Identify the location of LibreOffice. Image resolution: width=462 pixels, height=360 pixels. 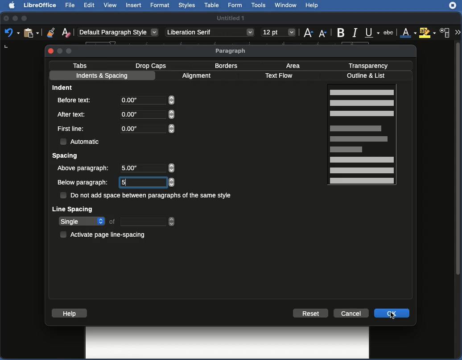
(39, 6).